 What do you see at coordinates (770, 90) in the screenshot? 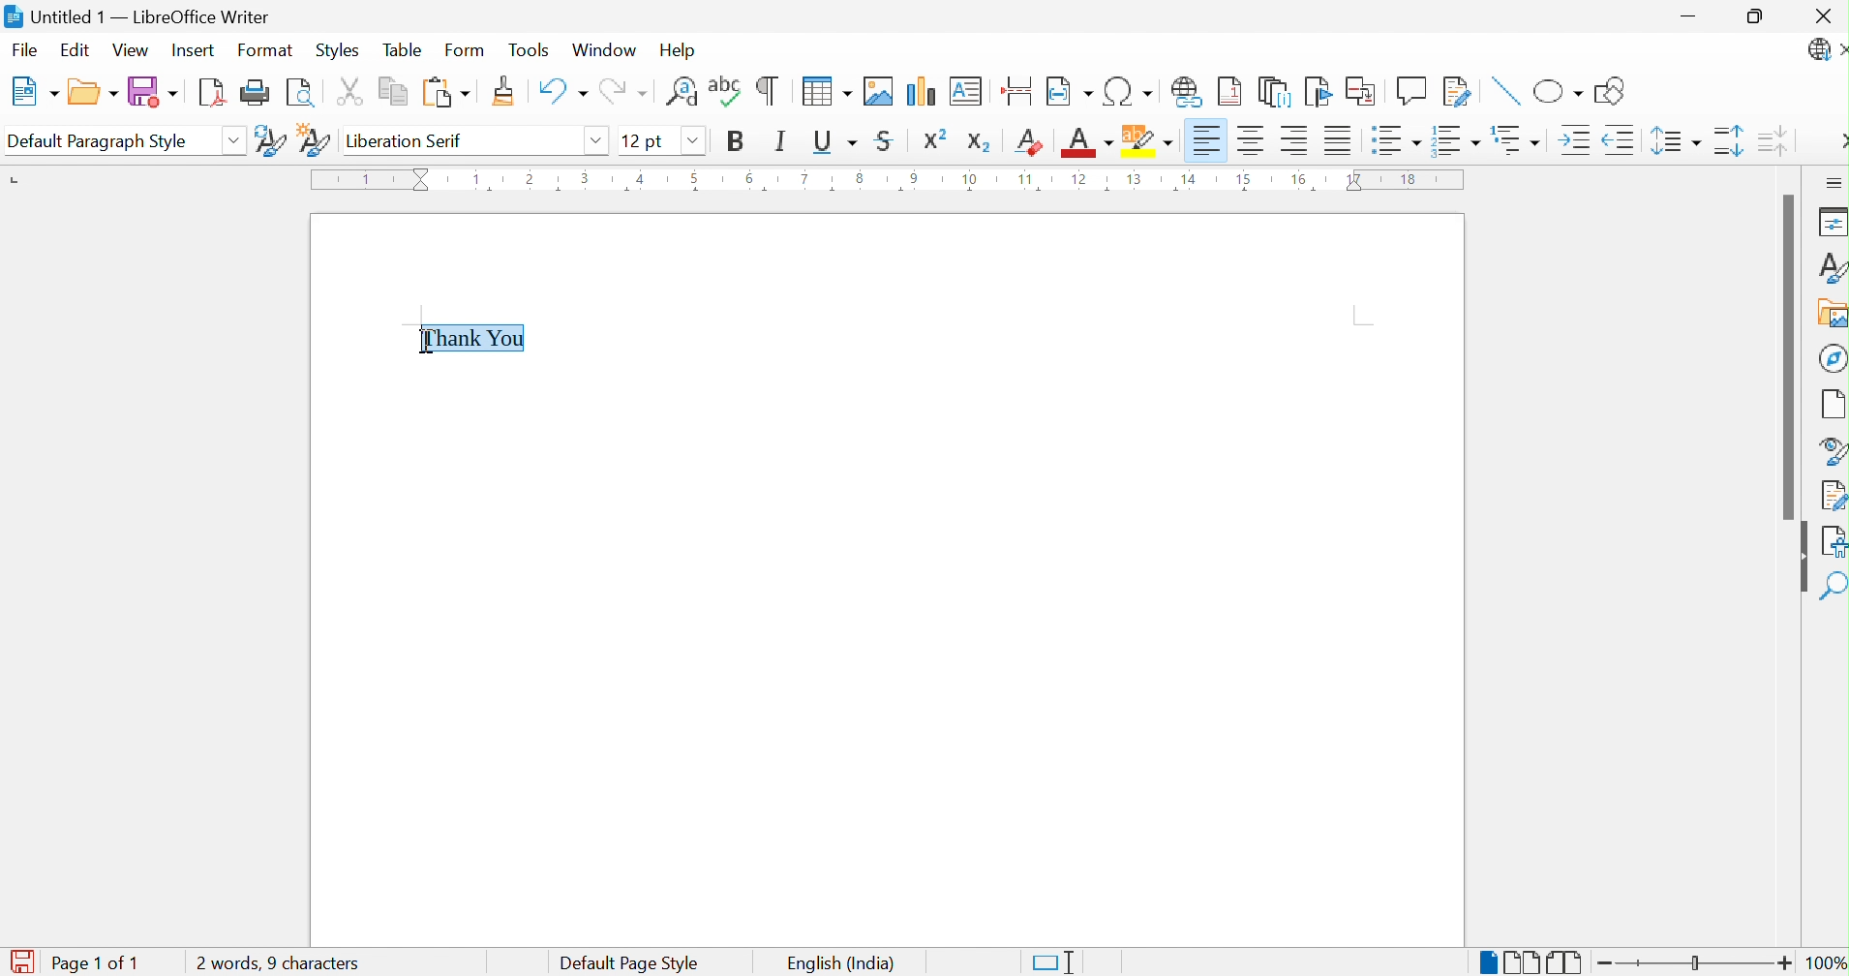
I see `Toggle Formatting Marks` at bounding box center [770, 90].